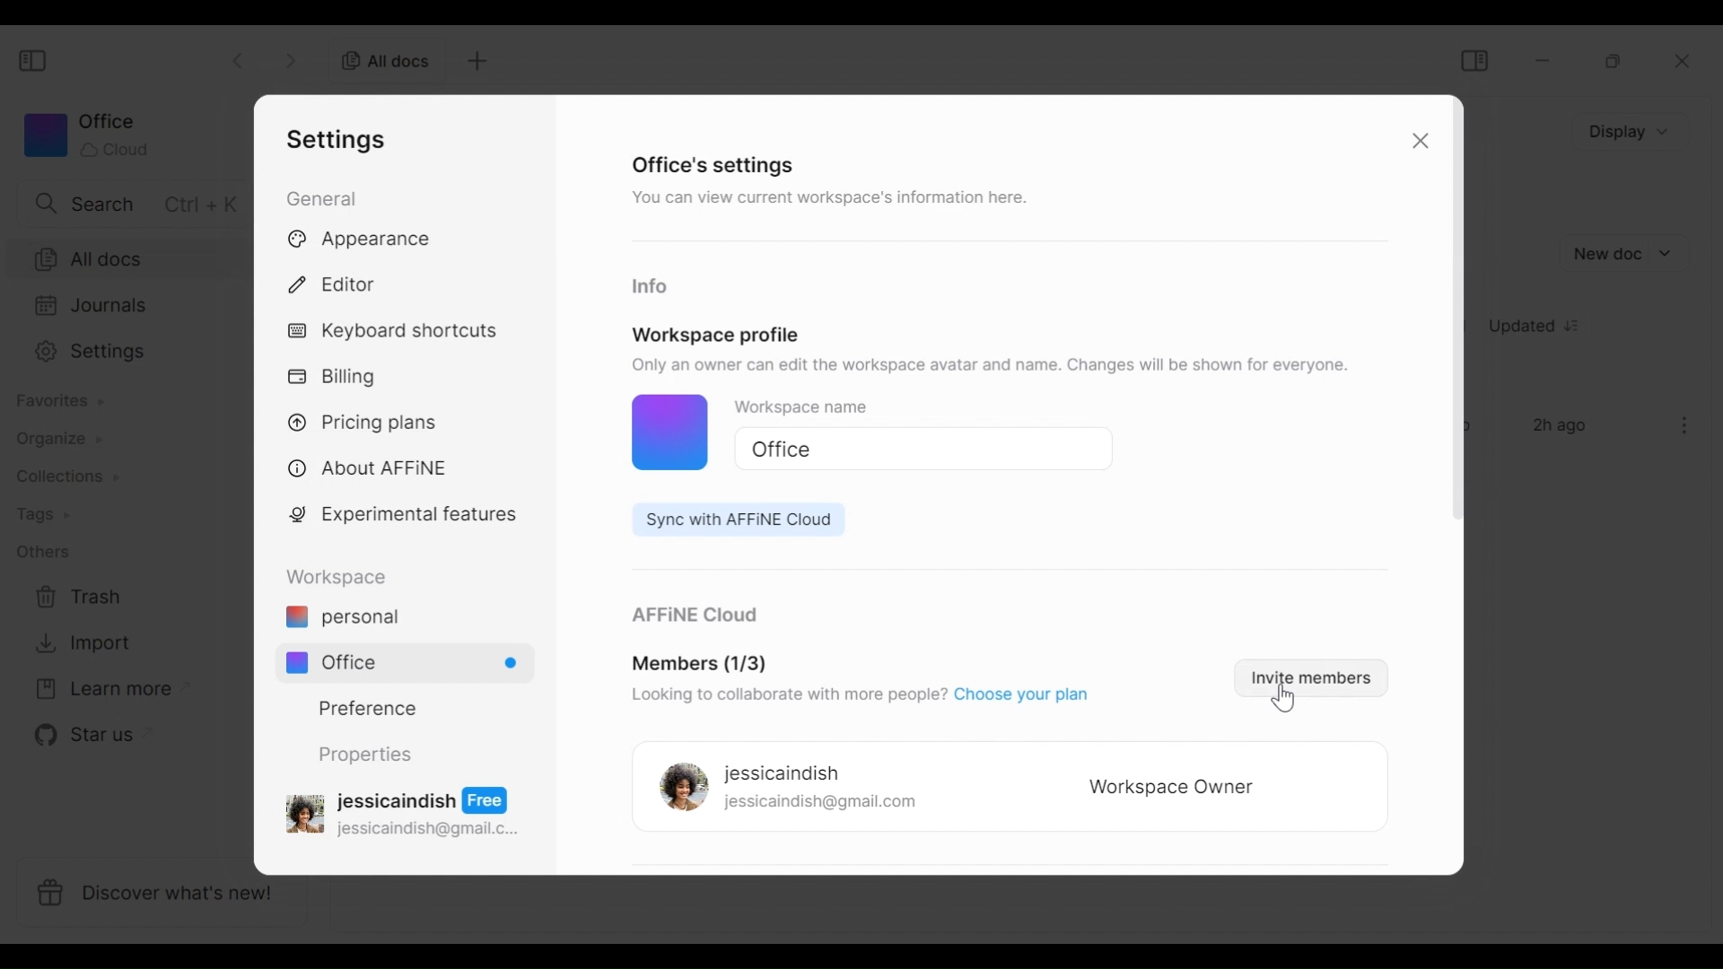 The height and width of the screenshot is (969, 1723). I want to click on Editor, so click(340, 282).